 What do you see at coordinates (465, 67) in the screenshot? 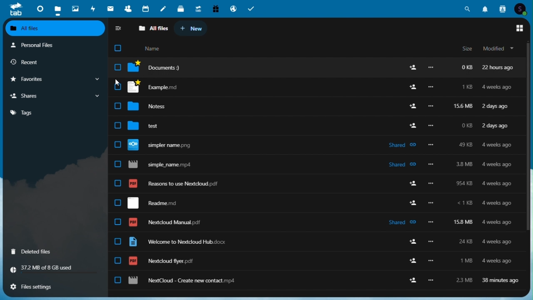
I see `0kb` at bounding box center [465, 67].